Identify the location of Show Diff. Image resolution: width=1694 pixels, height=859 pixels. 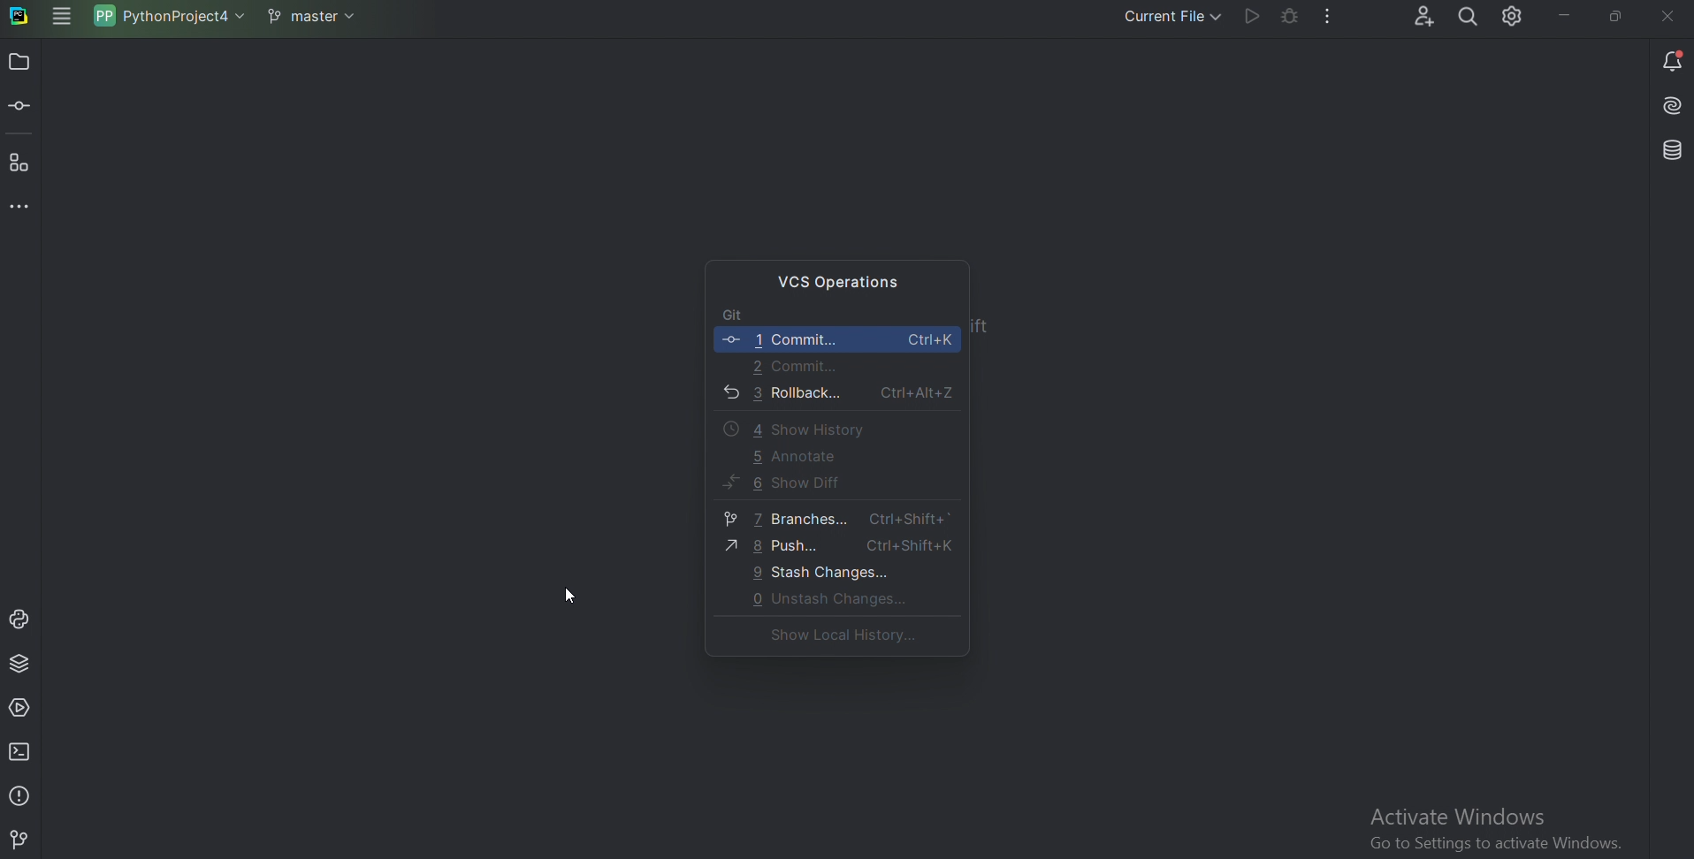
(782, 486).